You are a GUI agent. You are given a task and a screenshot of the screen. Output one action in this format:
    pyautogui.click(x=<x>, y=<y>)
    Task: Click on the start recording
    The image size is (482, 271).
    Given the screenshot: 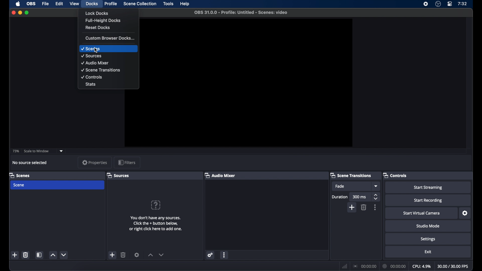 What is the action you would take?
    pyautogui.click(x=428, y=200)
    